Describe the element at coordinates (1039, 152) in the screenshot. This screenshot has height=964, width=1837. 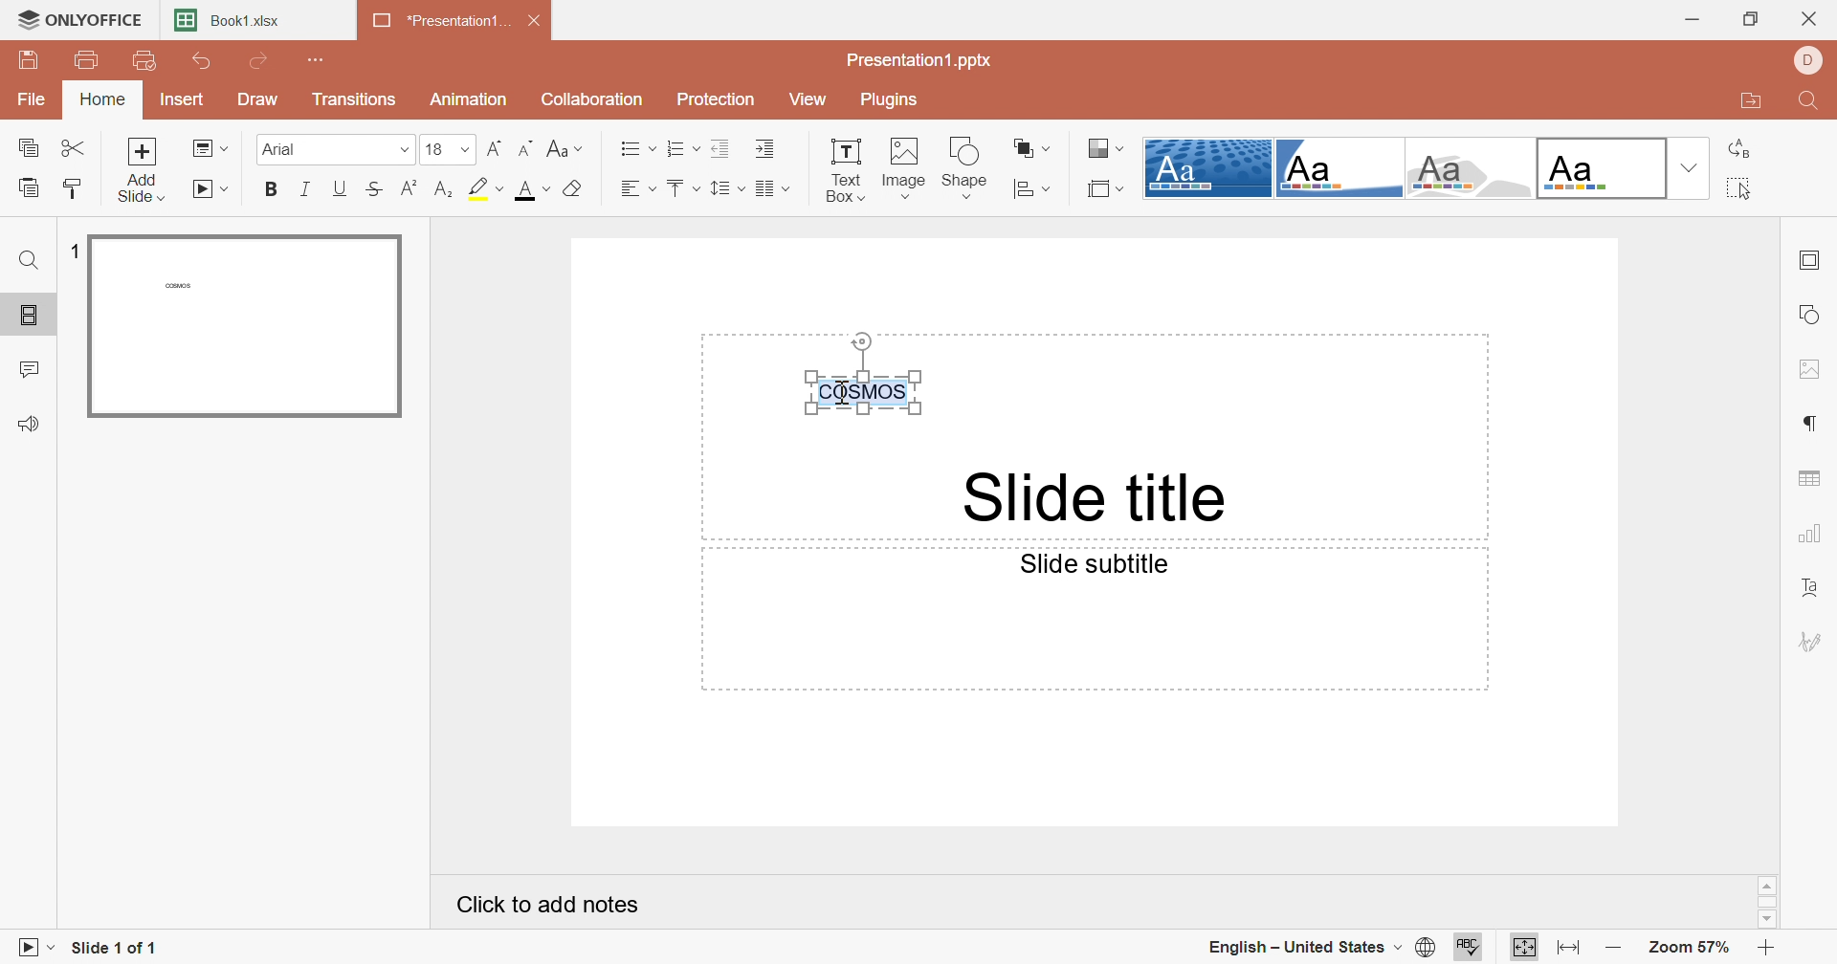
I see `Arrange shape` at that location.